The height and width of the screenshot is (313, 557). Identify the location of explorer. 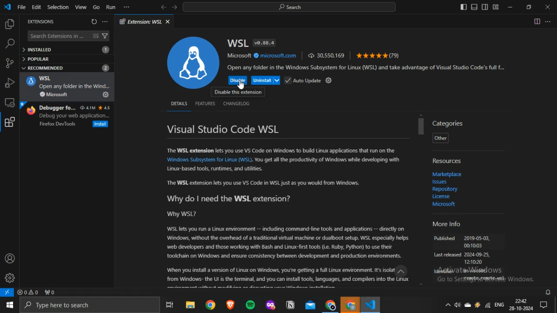
(9, 24).